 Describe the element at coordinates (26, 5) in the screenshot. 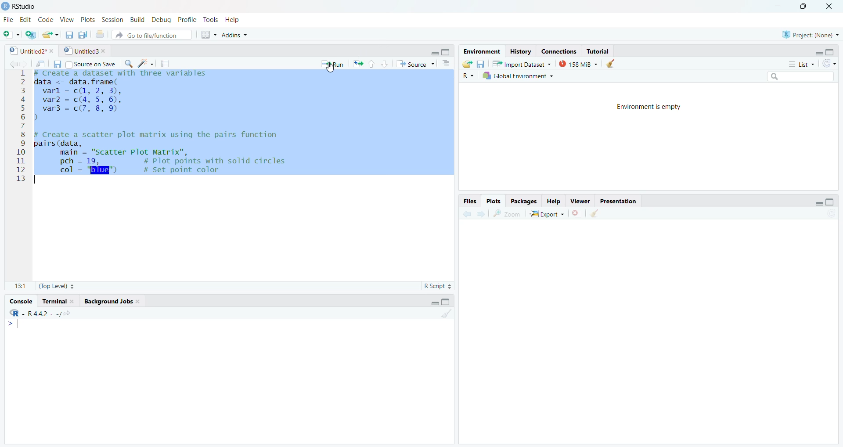

I see `Rstudio` at that location.